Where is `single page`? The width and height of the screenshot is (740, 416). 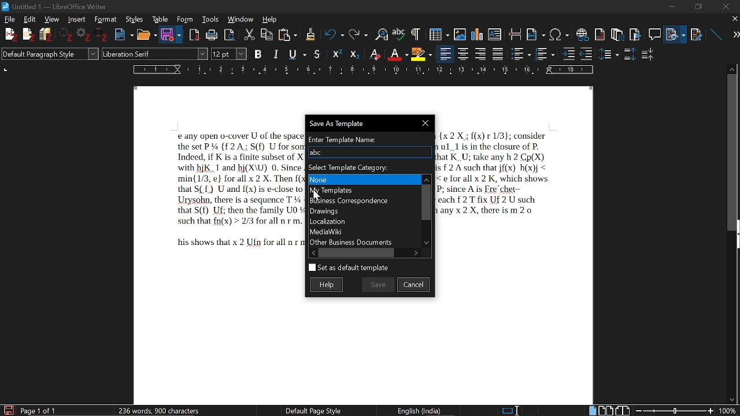 single page is located at coordinates (593, 410).